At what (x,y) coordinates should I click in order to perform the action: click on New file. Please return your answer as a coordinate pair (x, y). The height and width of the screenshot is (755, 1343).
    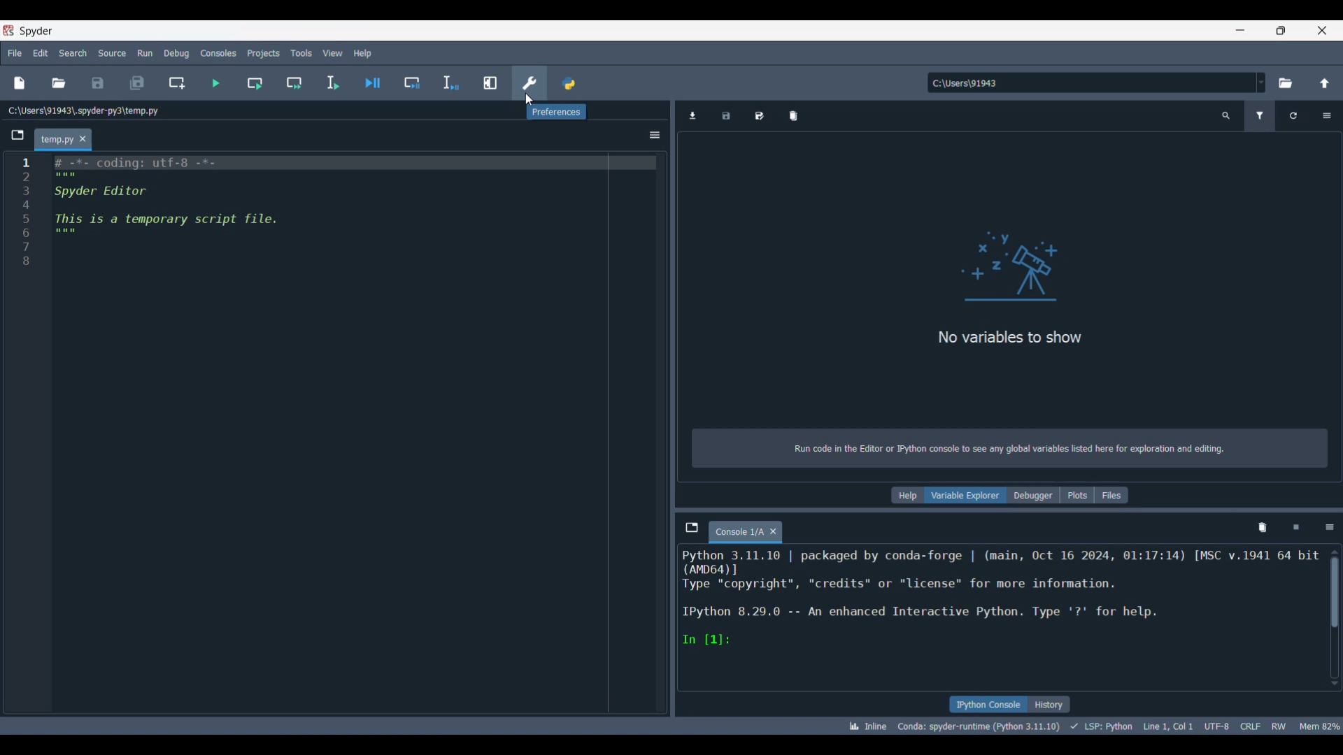
    Looking at the image, I should click on (20, 83).